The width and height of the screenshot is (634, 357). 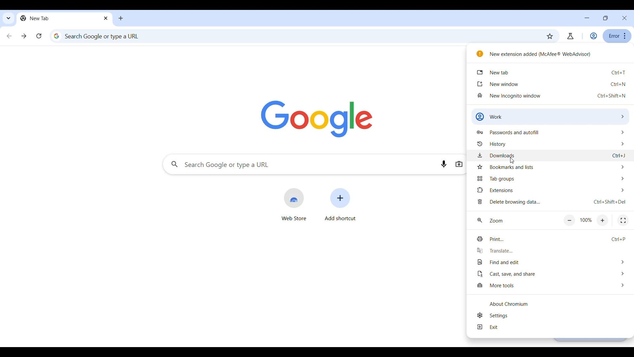 I want to click on 100%, so click(x=586, y=220).